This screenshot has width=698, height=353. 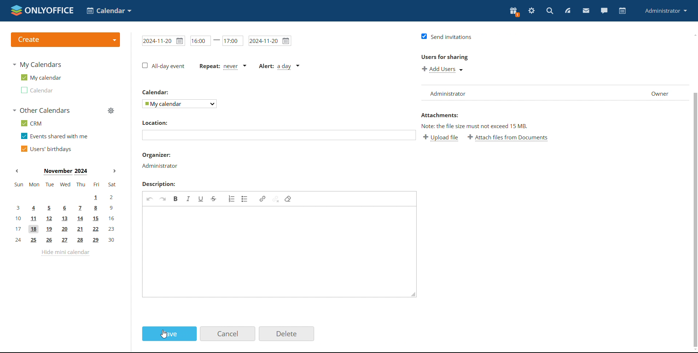 I want to click on Add description, so click(x=275, y=251).